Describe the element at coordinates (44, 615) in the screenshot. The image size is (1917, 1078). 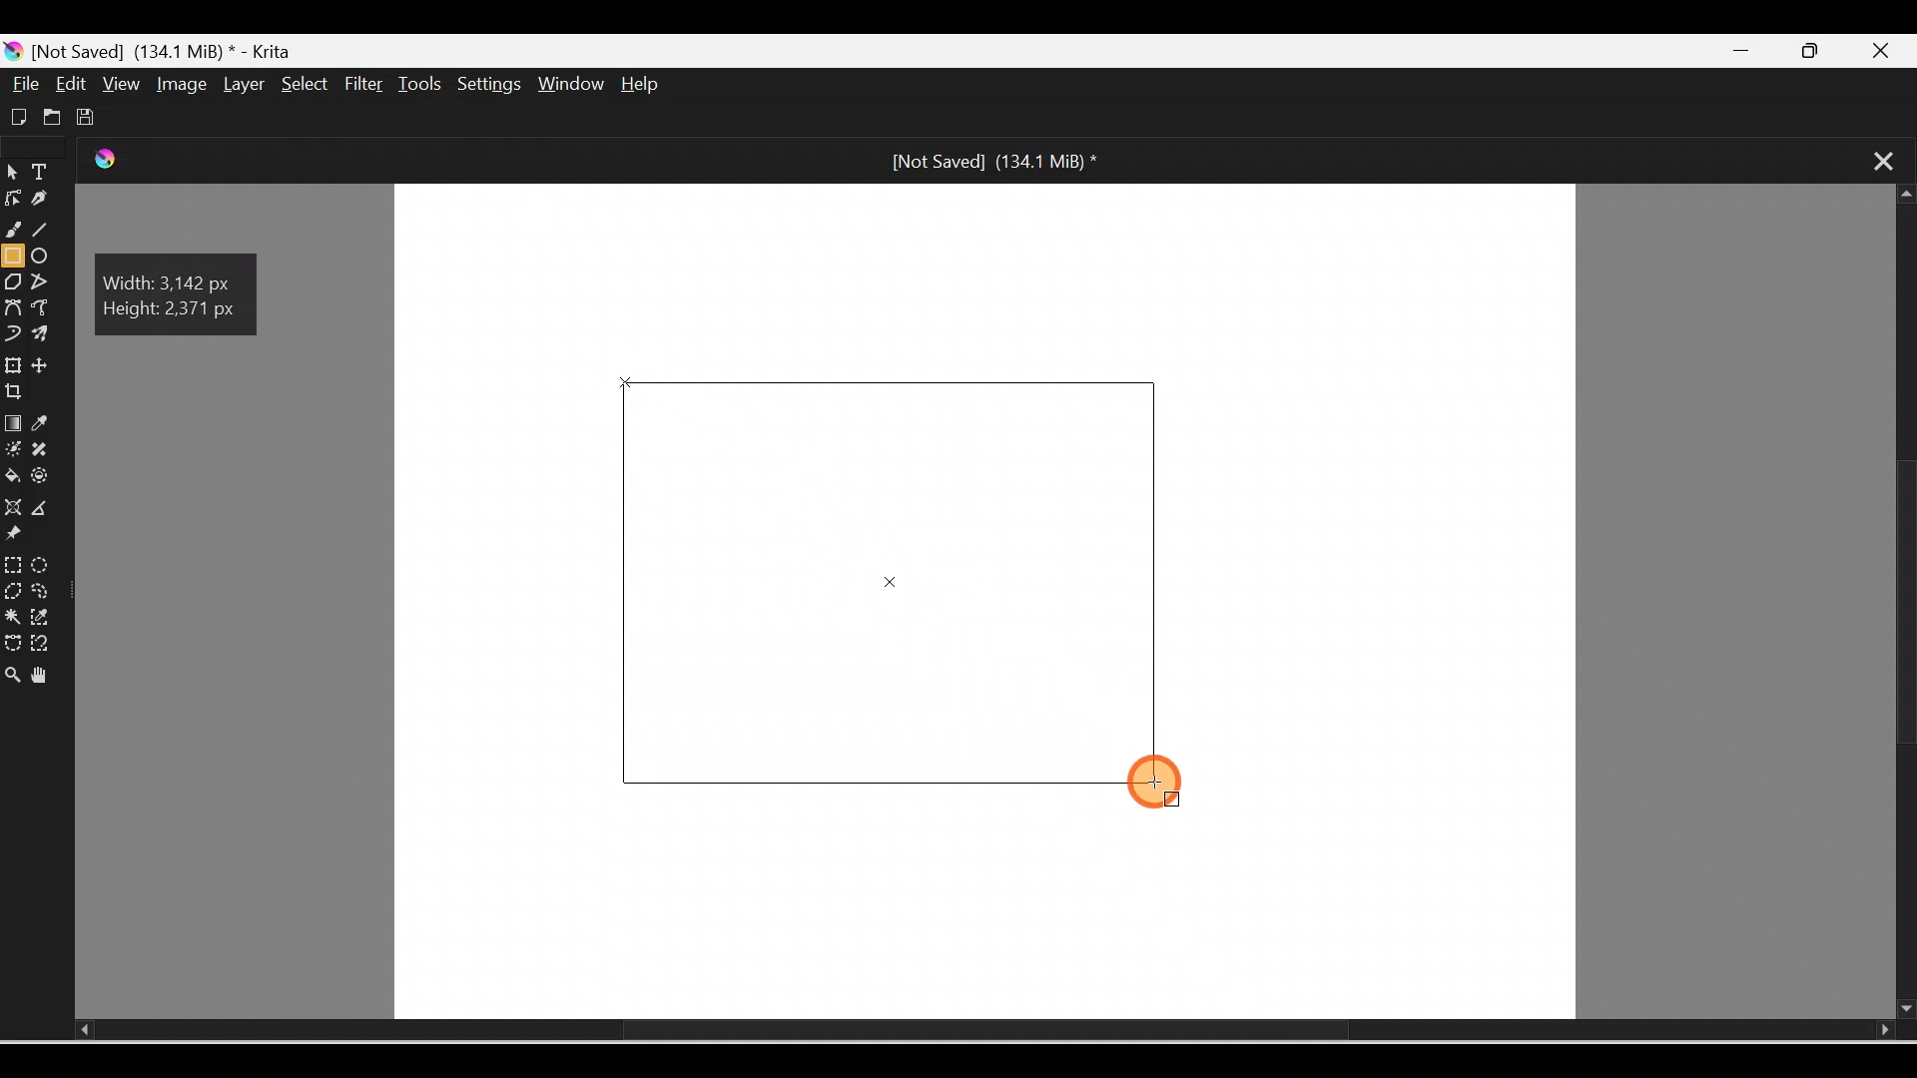
I see `Similar color selection tool` at that location.